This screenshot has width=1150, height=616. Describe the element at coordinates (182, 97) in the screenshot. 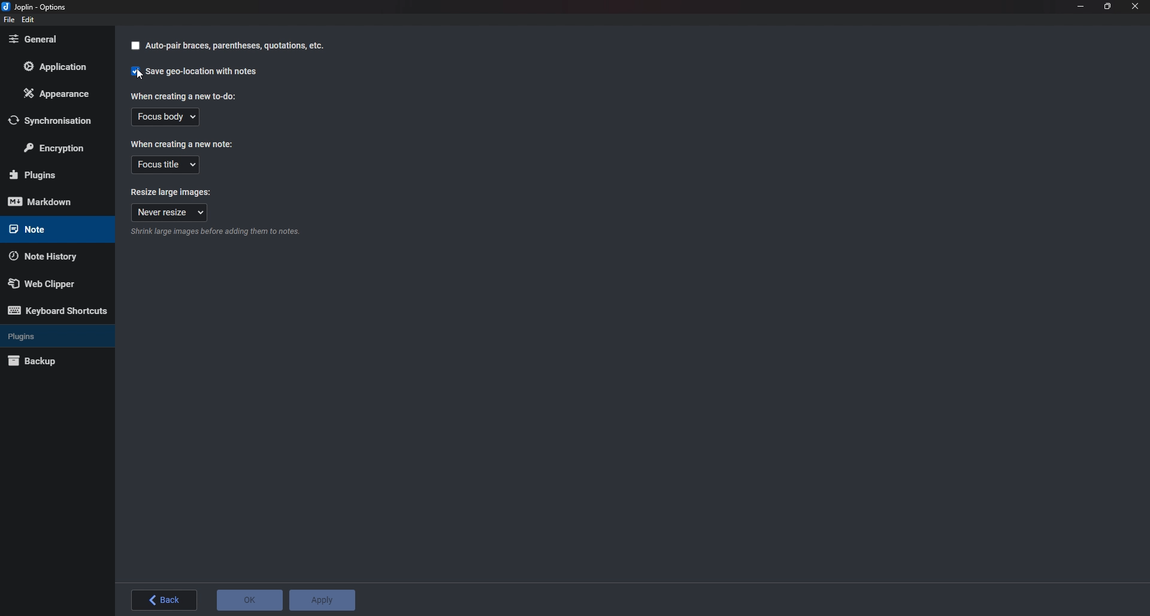

I see `When creating a new to do` at that location.